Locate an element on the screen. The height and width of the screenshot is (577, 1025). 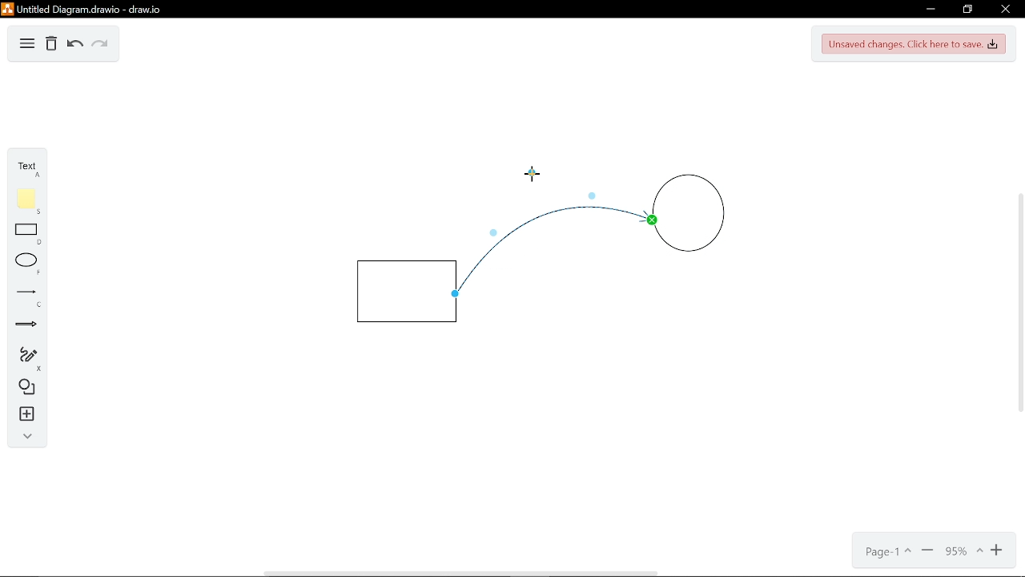
Current zoom is located at coordinates (963, 551).